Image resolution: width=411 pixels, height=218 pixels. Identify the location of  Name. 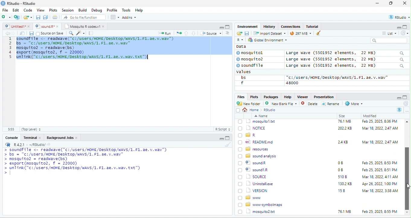
(262, 117).